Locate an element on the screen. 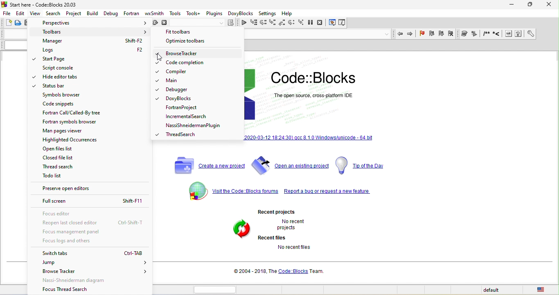 The width and height of the screenshot is (559, 295). start here-code blocks-2023 is located at coordinates (48, 4).